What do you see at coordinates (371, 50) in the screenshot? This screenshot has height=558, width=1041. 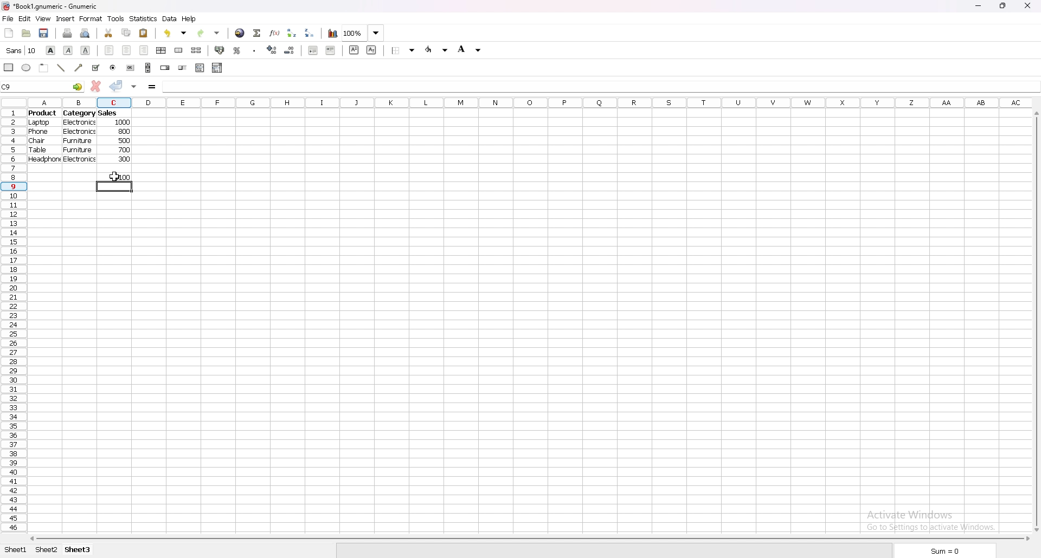 I see `subscript` at bounding box center [371, 50].